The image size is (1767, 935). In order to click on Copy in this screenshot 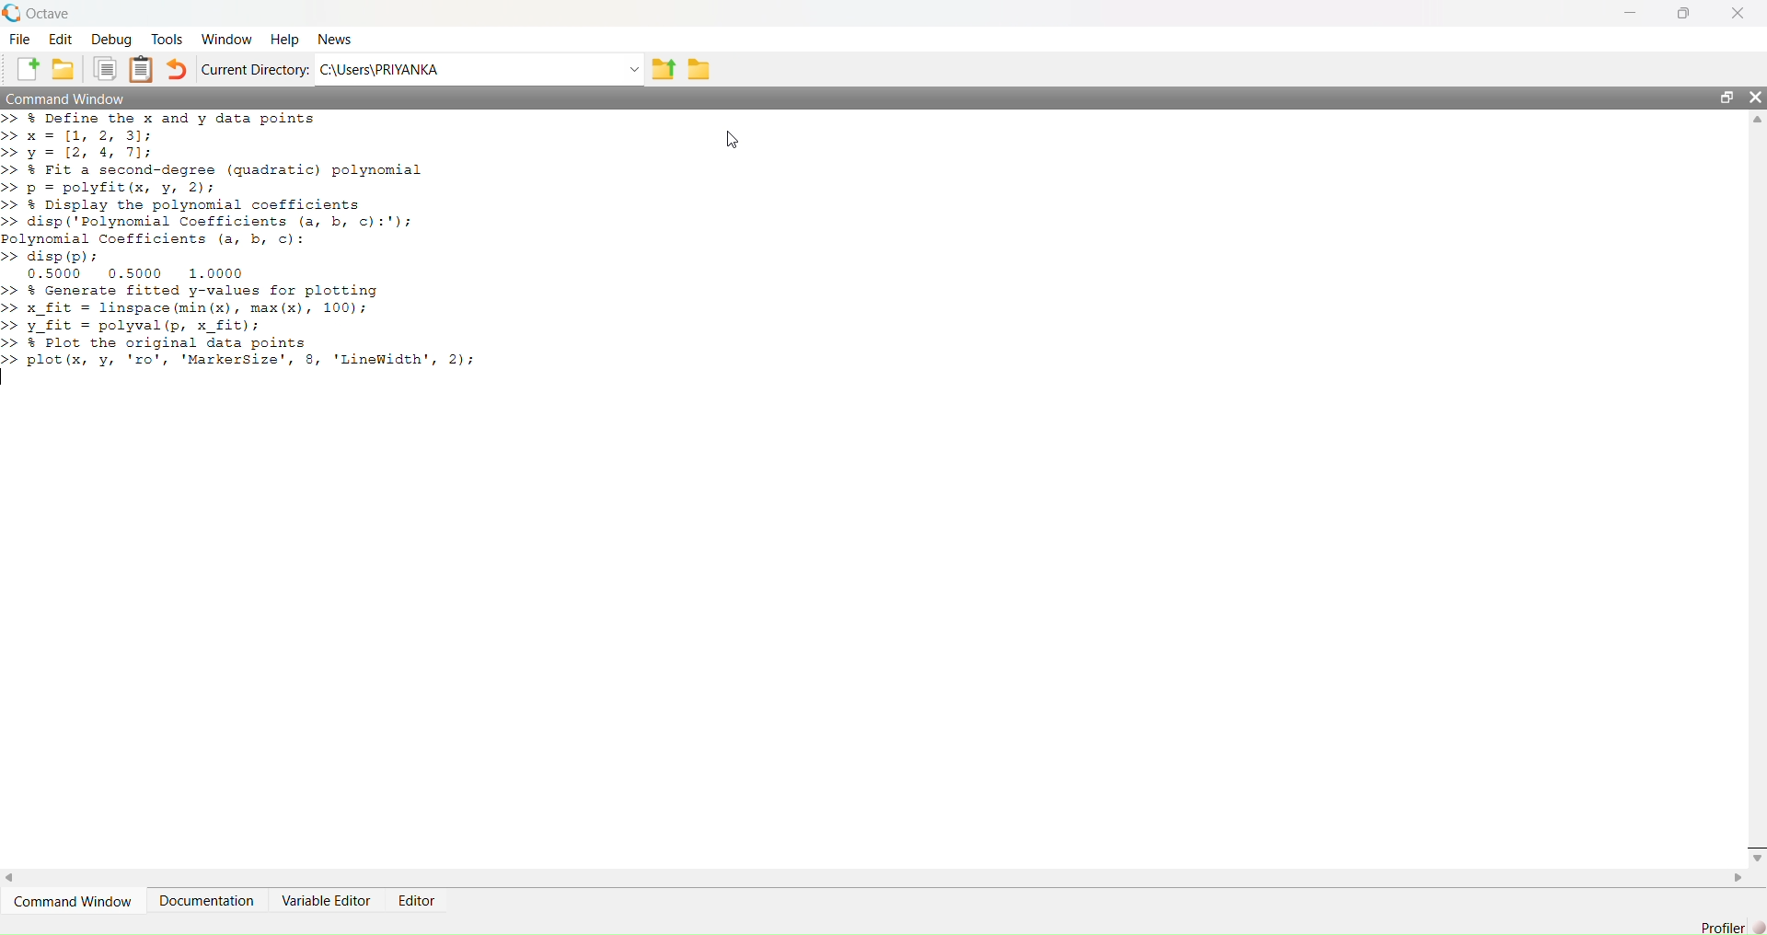, I will do `click(107, 68)`.